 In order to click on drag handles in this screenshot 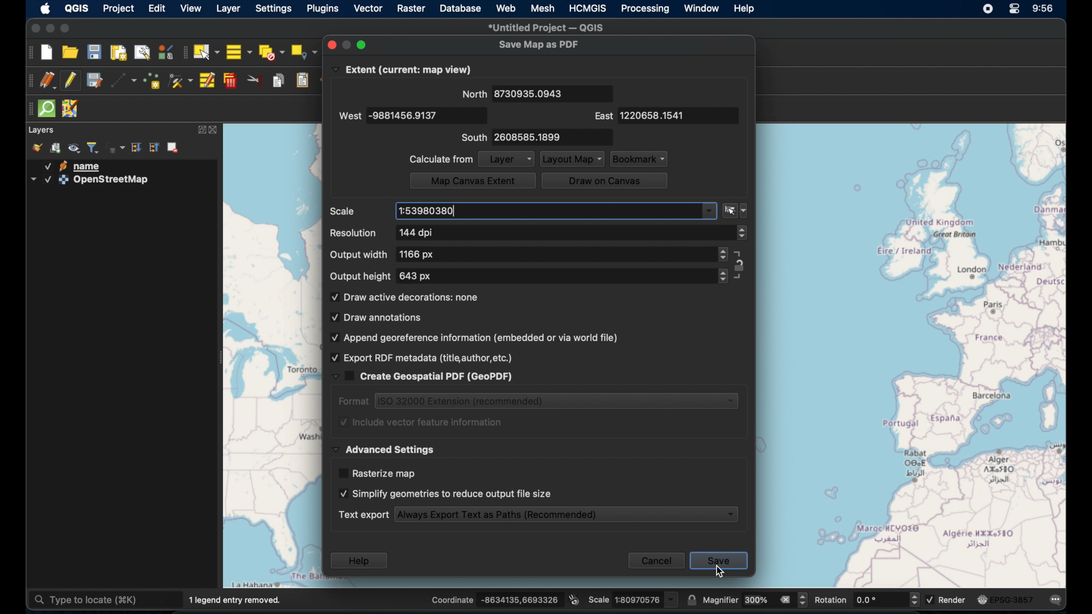, I will do `click(27, 110)`.